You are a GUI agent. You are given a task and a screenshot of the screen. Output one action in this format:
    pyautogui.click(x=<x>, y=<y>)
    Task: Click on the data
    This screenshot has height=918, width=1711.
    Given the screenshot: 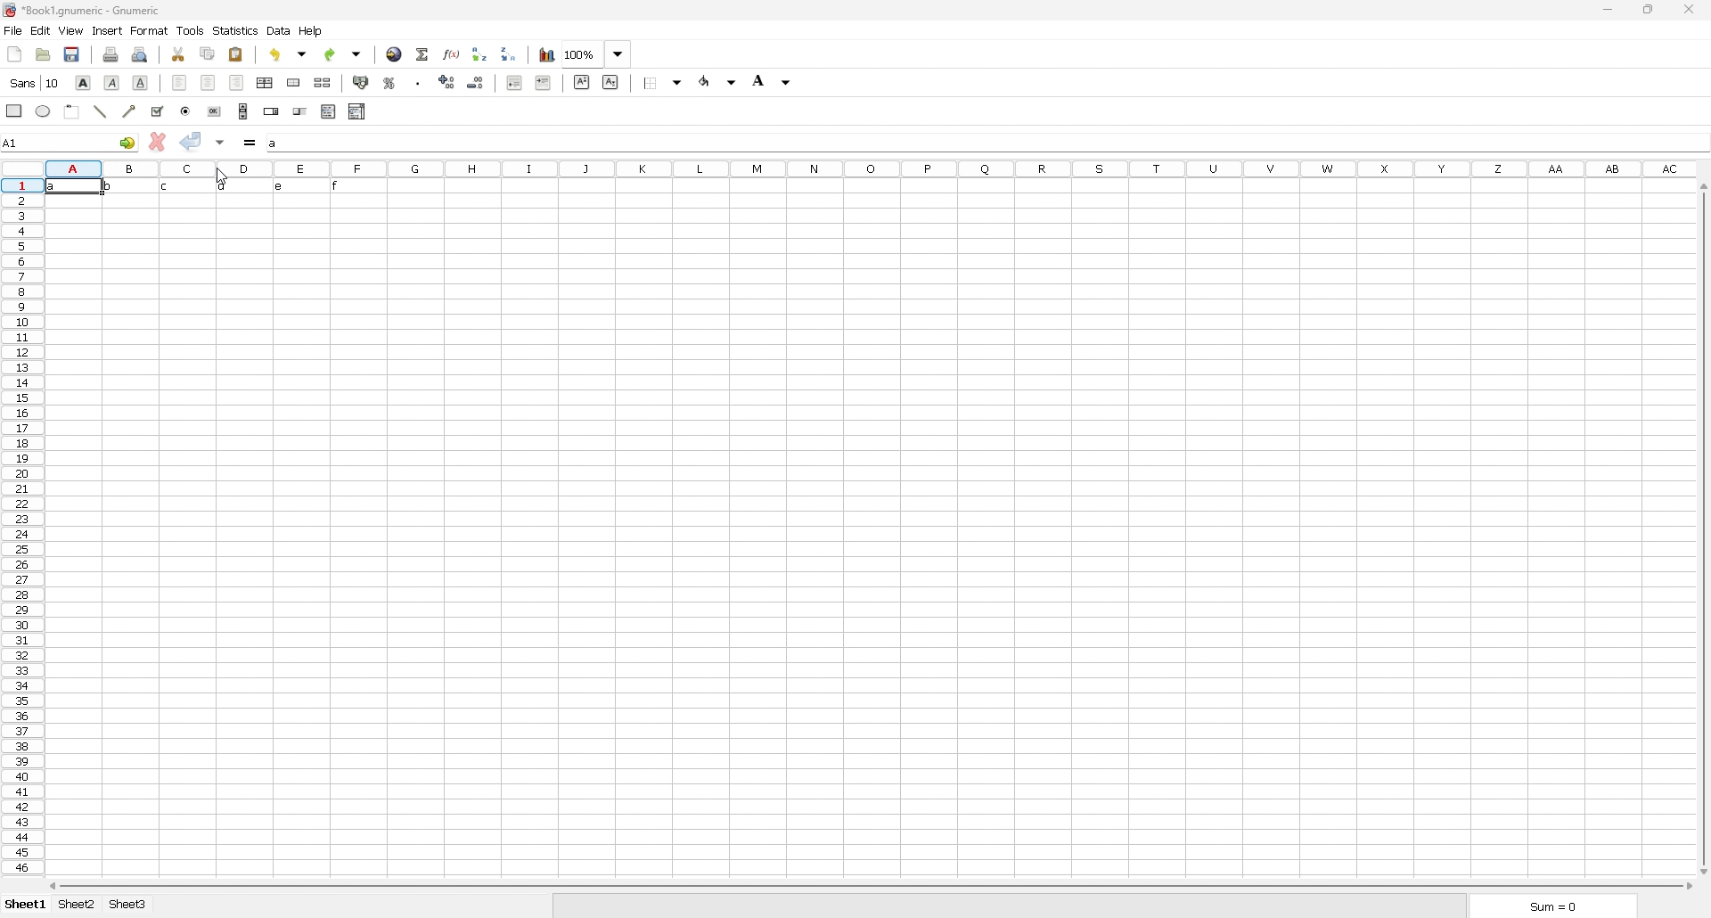 What is the action you would take?
    pyautogui.click(x=217, y=187)
    